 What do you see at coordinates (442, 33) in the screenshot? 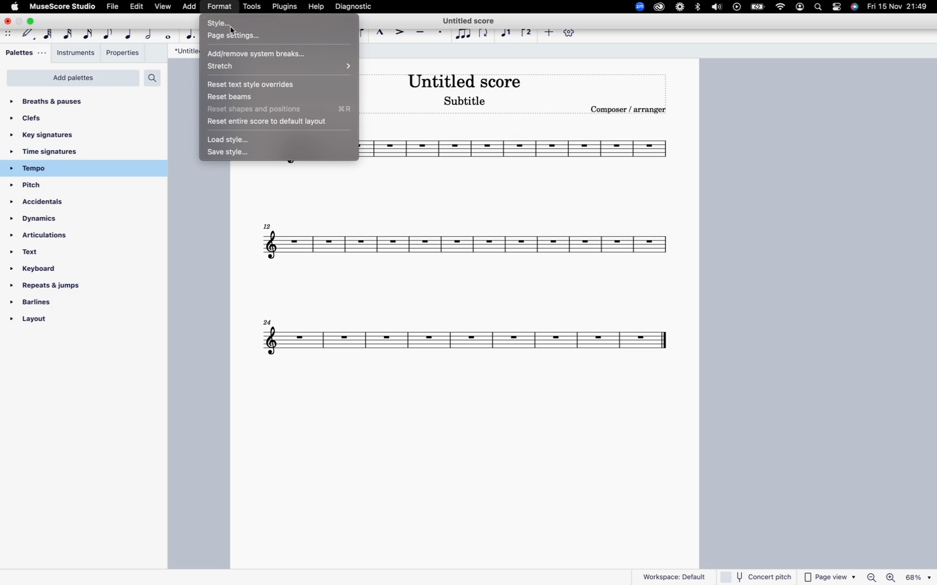
I see `staccato` at bounding box center [442, 33].